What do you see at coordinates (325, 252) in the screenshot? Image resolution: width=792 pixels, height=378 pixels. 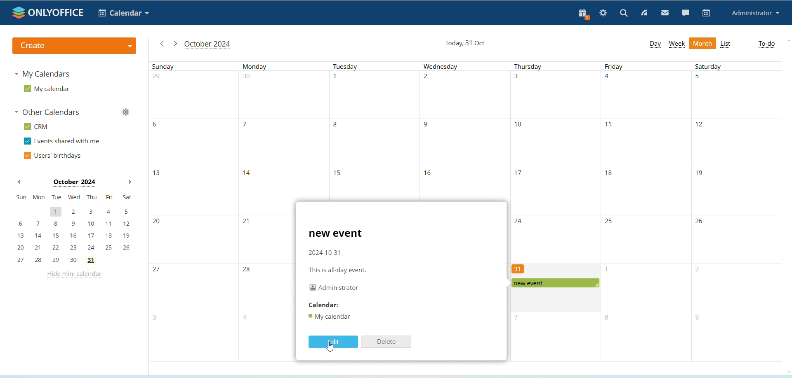 I see `event date` at bounding box center [325, 252].